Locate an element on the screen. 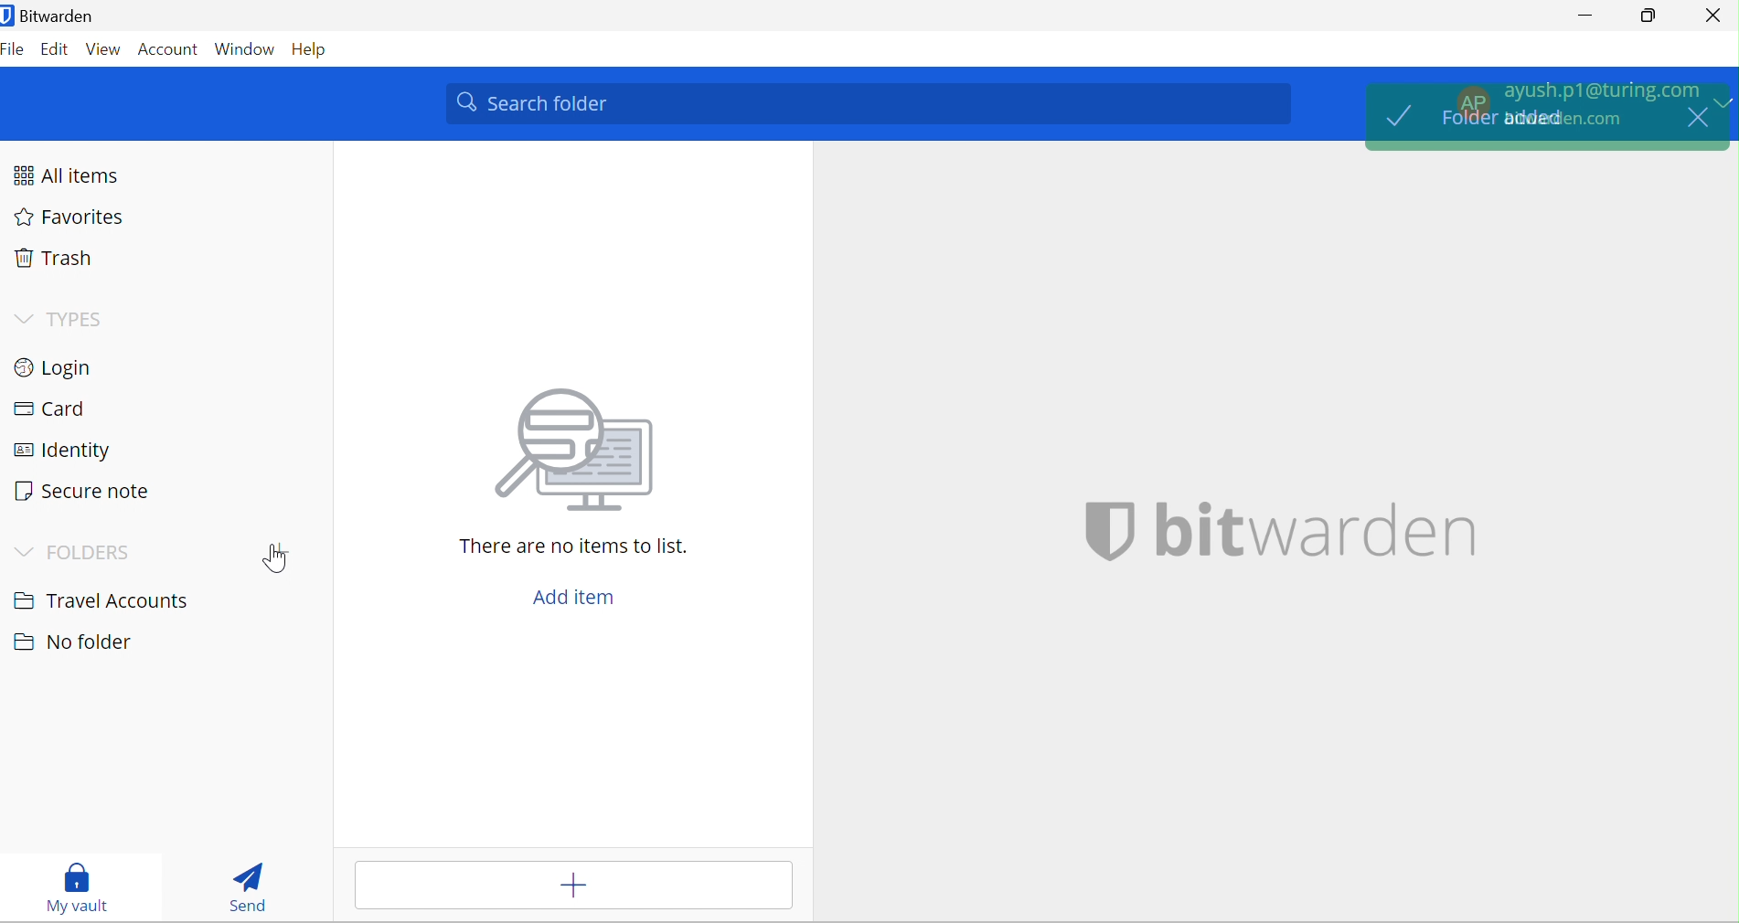 This screenshot has width=1739, height=923. Card is located at coordinates (57, 408).